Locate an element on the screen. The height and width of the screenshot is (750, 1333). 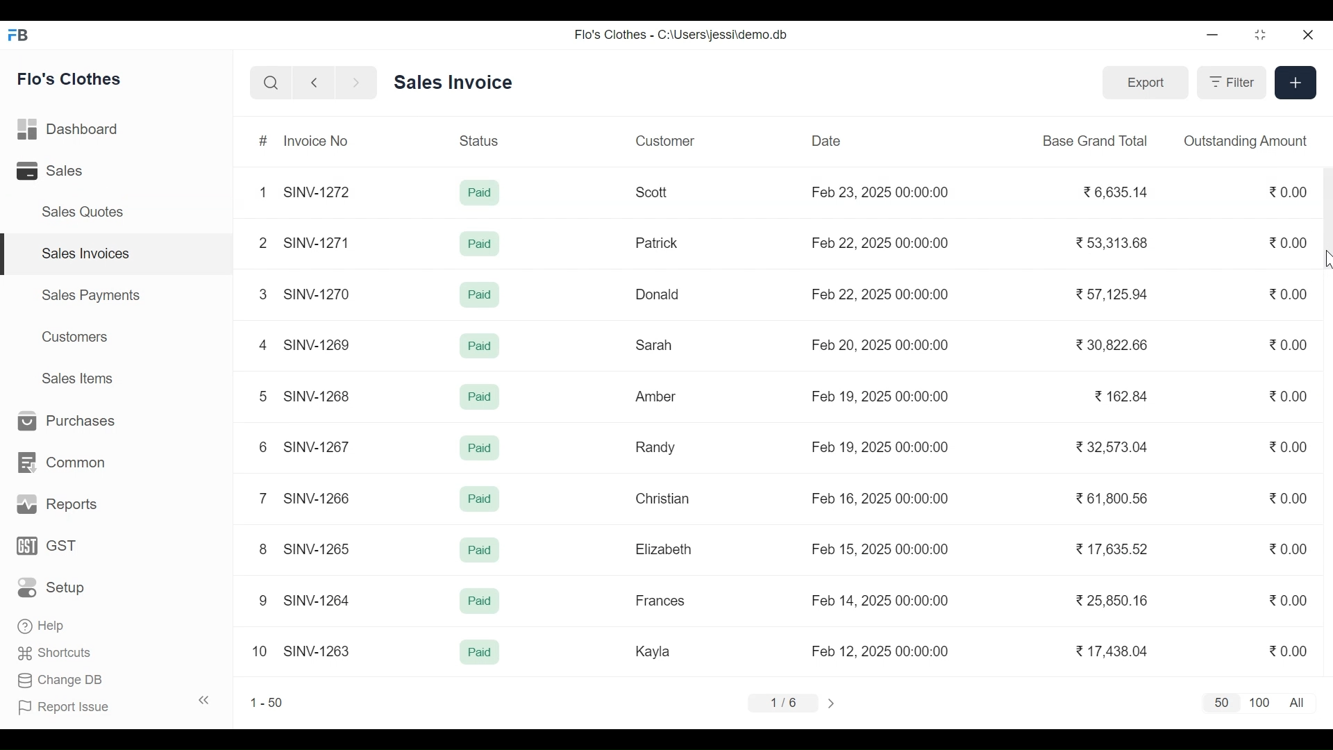
Customer is located at coordinates (665, 140).